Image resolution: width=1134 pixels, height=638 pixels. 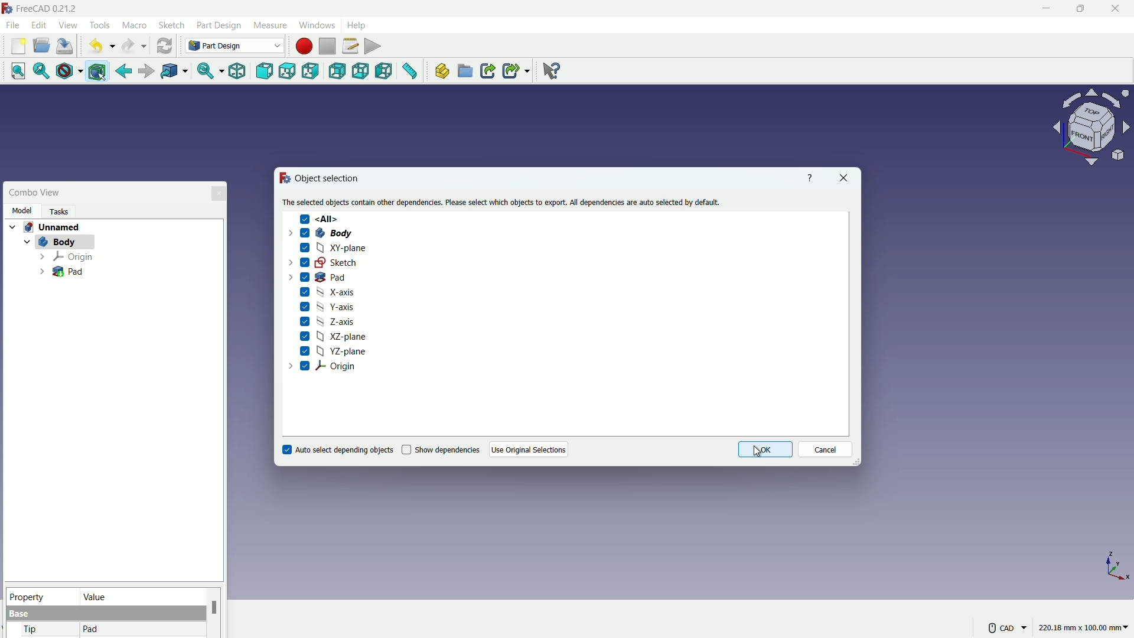 I want to click on fit all, so click(x=14, y=70).